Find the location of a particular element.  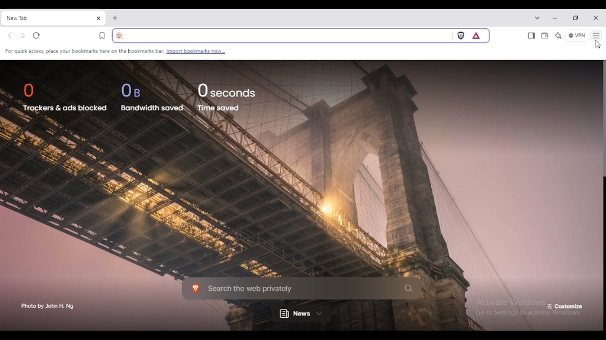

brave shields is located at coordinates (461, 35).